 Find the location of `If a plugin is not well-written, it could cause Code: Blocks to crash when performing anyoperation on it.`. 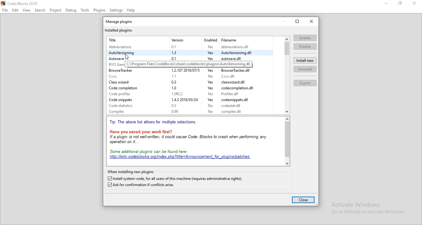

If a plugin is not well-written, it could cause Code: Blocks to crash when performing anyoperation on it. is located at coordinates (193, 139).